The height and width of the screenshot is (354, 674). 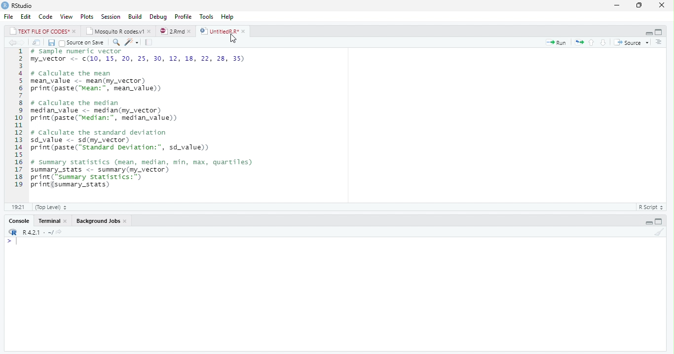 I want to click on Source, so click(x=629, y=43).